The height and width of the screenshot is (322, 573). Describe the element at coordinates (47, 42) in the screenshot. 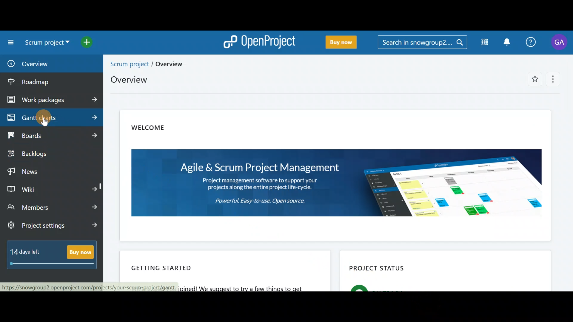

I see `Scrum project` at that location.